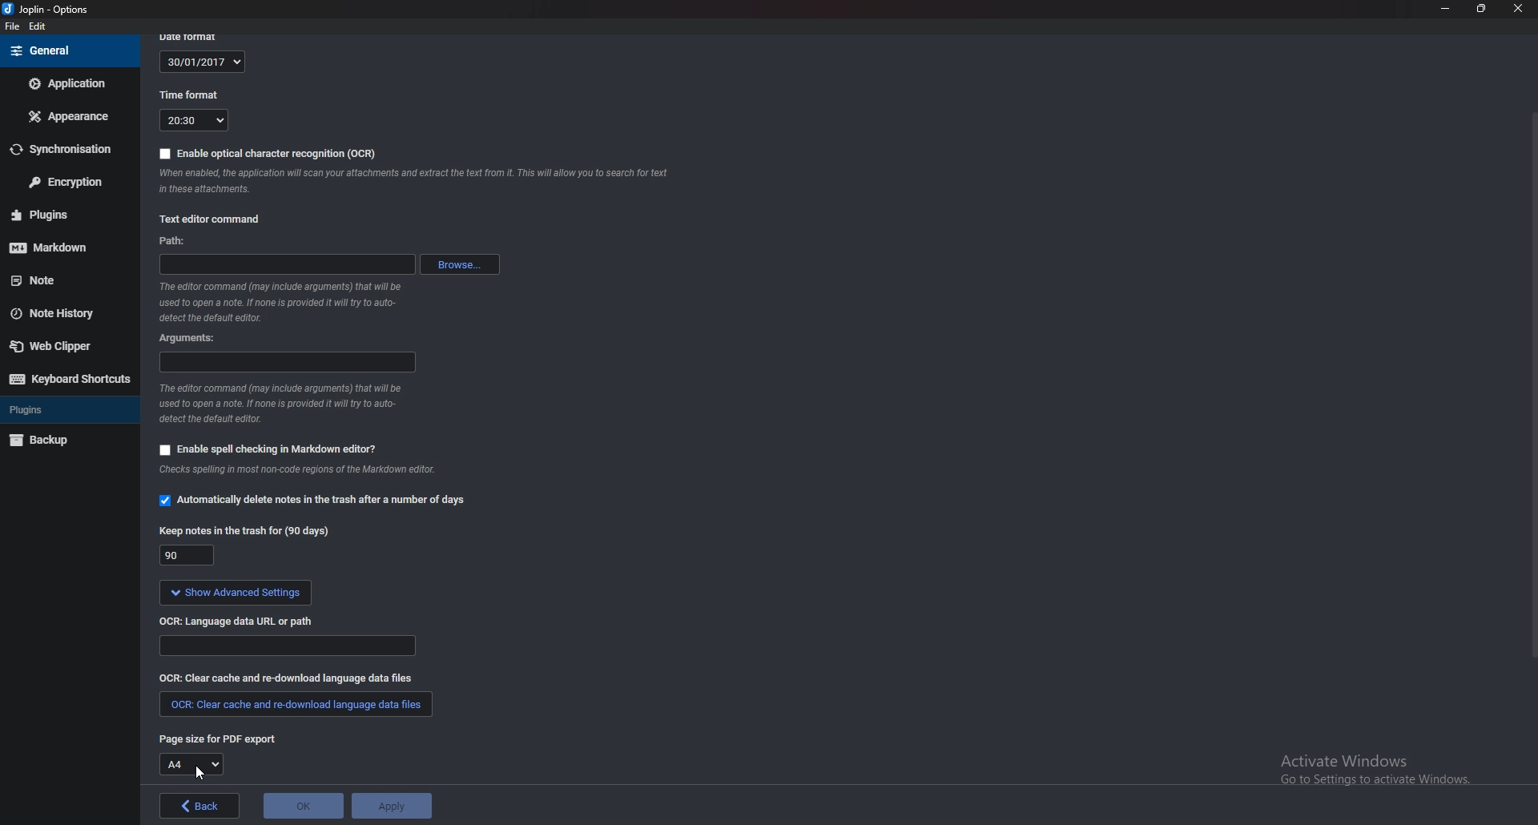  Describe the element at coordinates (63, 440) in the screenshot. I see `Back up` at that location.